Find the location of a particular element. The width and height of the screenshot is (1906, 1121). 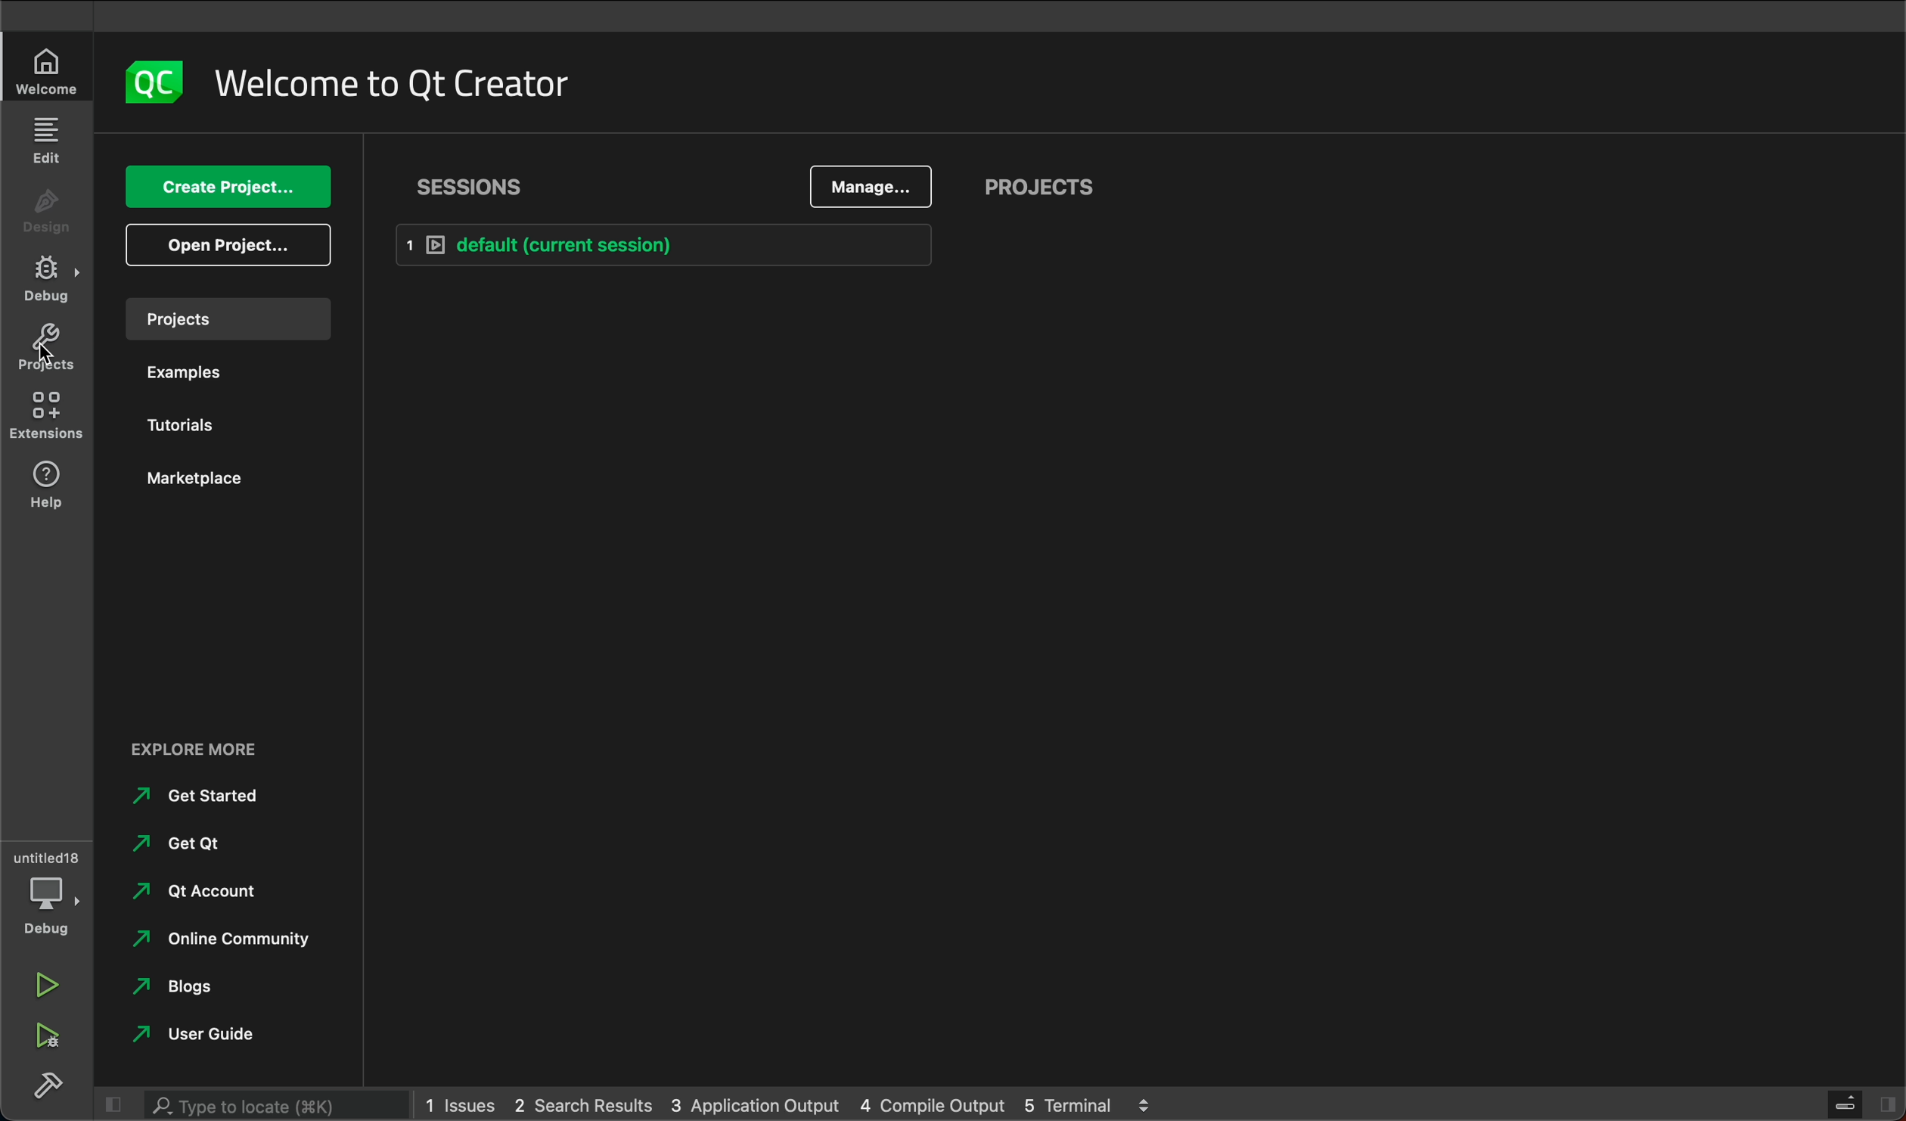

projects is located at coordinates (1050, 188).